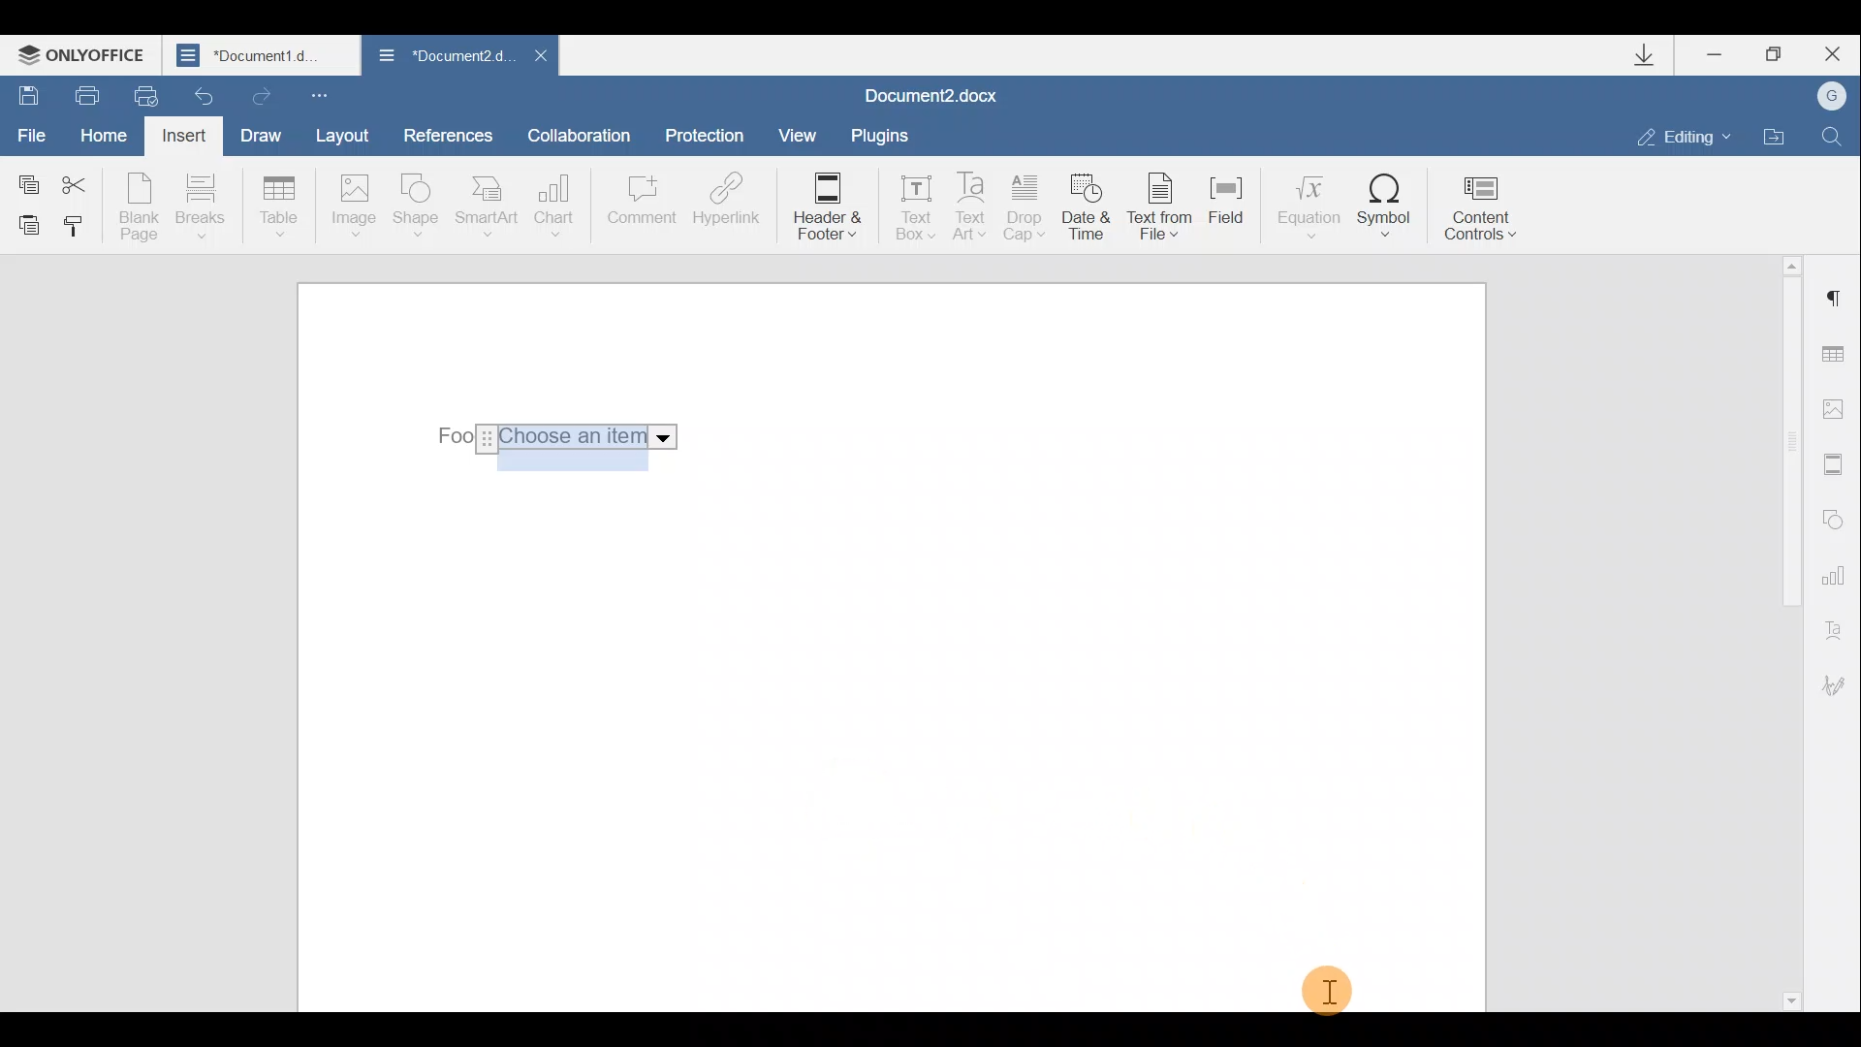  Describe the element at coordinates (1089, 210) in the screenshot. I see `Date & time` at that location.